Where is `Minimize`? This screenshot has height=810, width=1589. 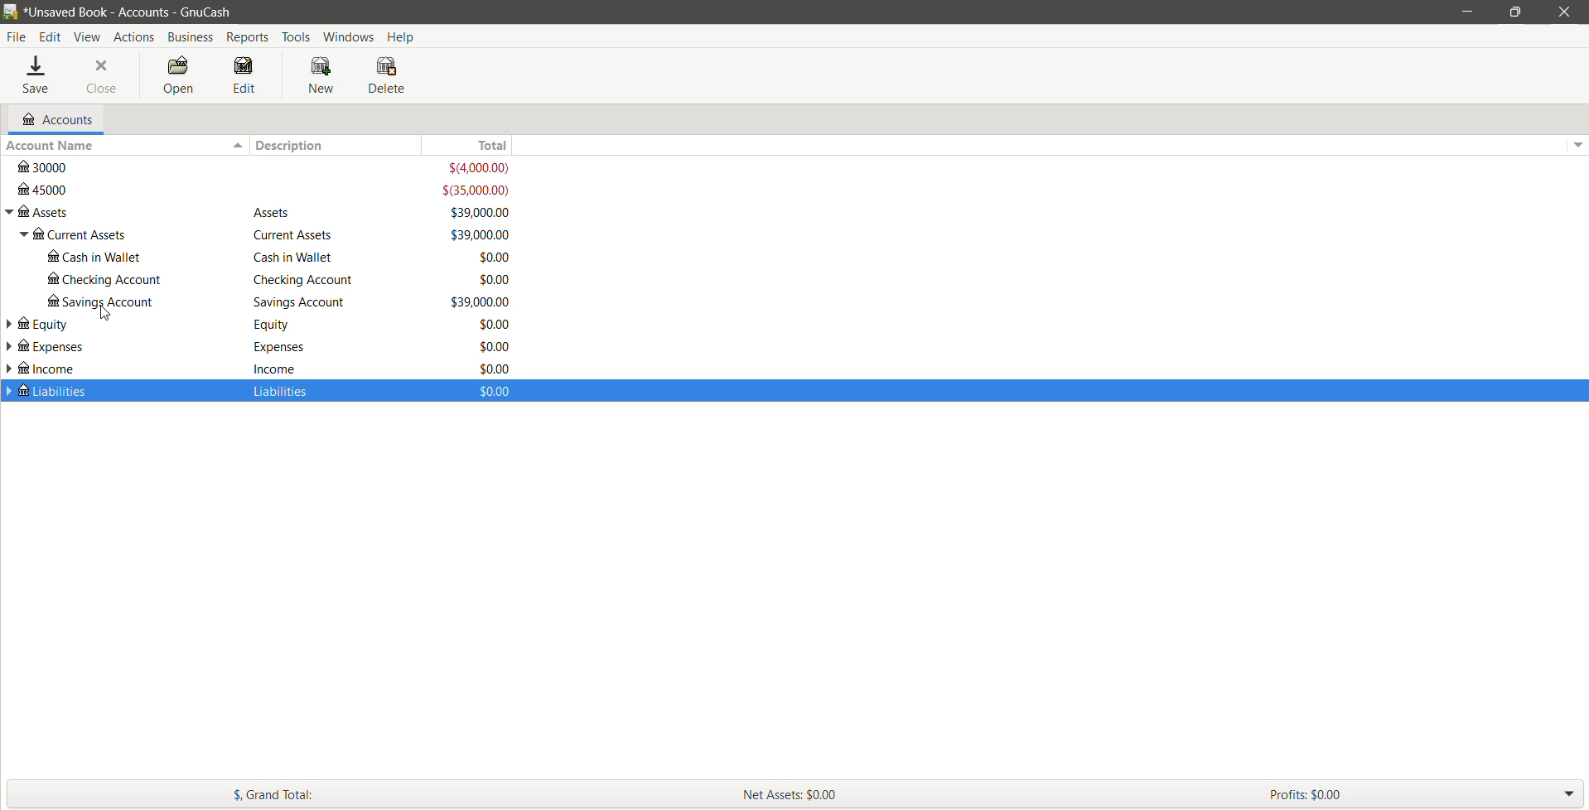
Minimize is located at coordinates (1467, 11).